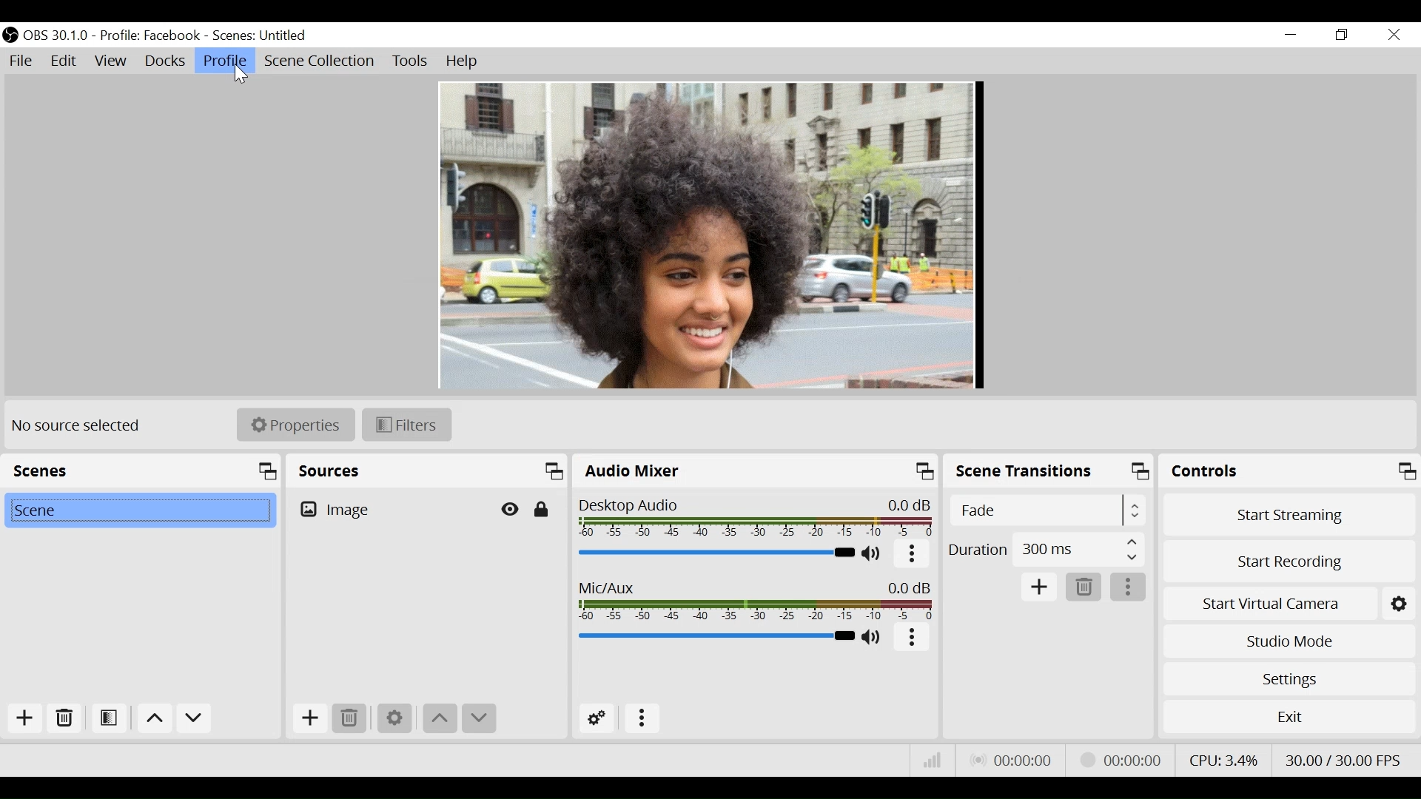 The width and height of the screenshot is (1421, 799). I want to click on More Options, so click(913, 558).